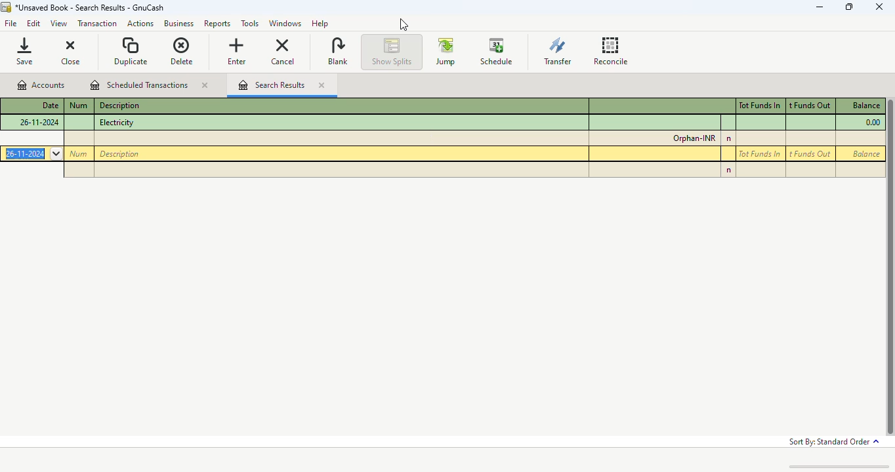 The height and width of the screenshot is (472, 895). Describe the element at coordinates (139, 85) in the screenshot. I see `scheduled transactions` at that location.